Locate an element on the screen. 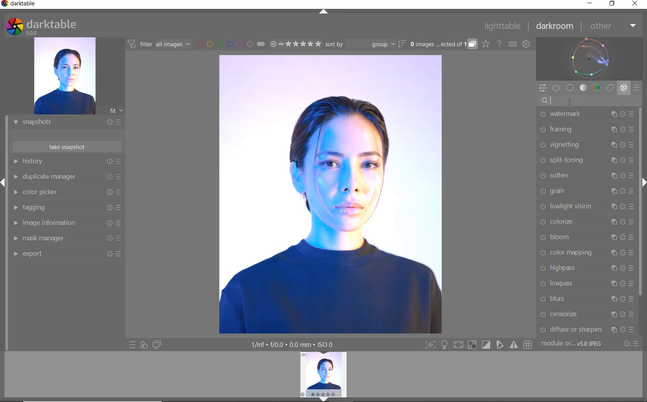 This screenshot has height=402, width=647. IMAGE INFORMATION is located at coordinates (64, 225).